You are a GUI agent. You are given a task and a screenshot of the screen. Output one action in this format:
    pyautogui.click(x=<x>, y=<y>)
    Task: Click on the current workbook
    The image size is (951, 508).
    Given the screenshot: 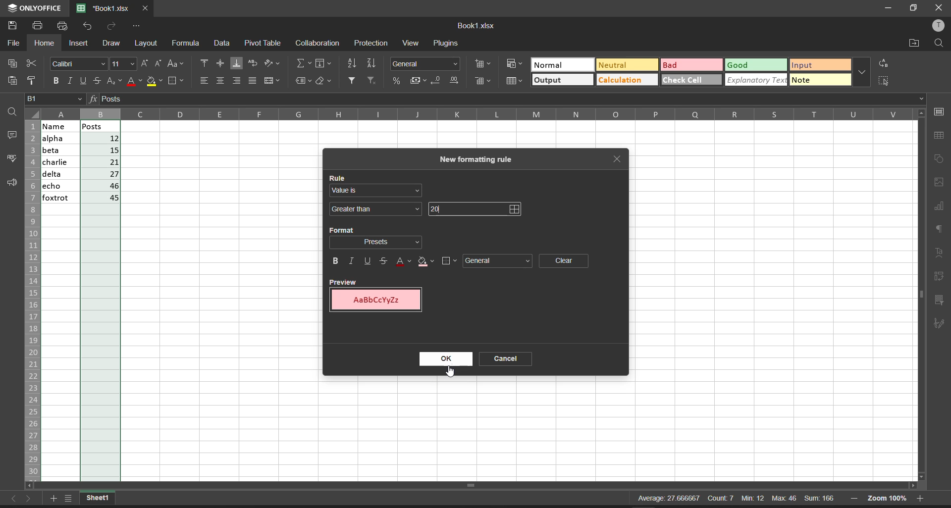 What is the action you would take?
    pyautogui.click(x=101, y=498)
    